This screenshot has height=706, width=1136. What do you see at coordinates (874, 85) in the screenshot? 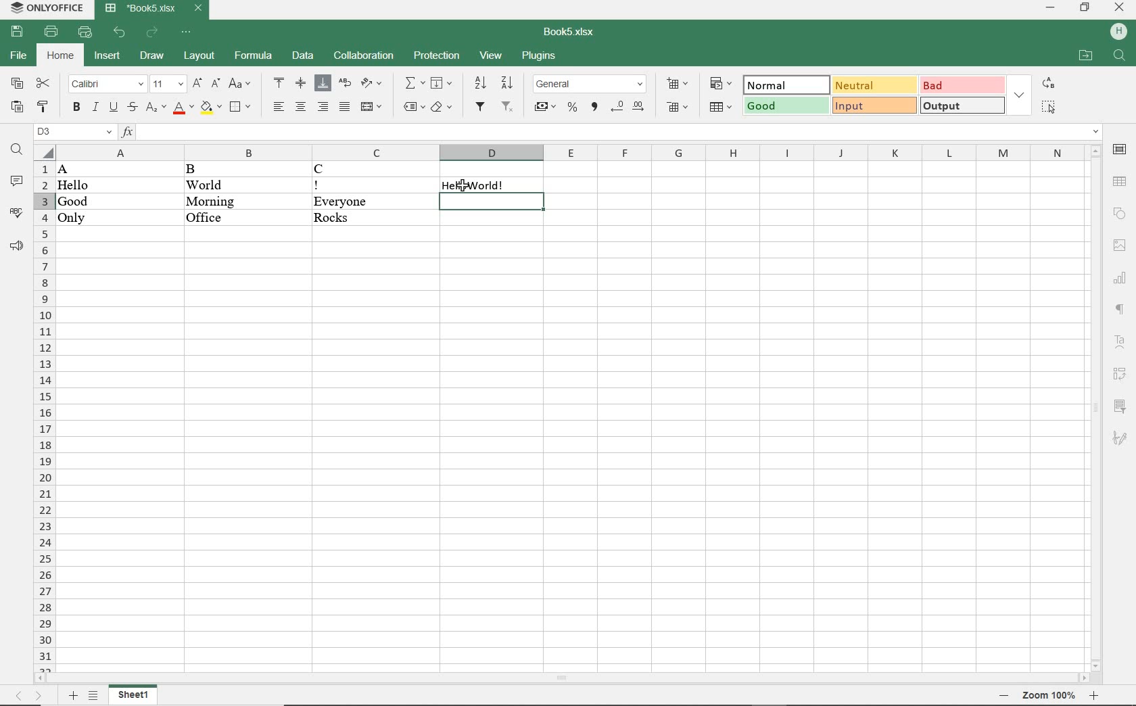
I see `NEUTRAL` at bounding box center [874, 85].